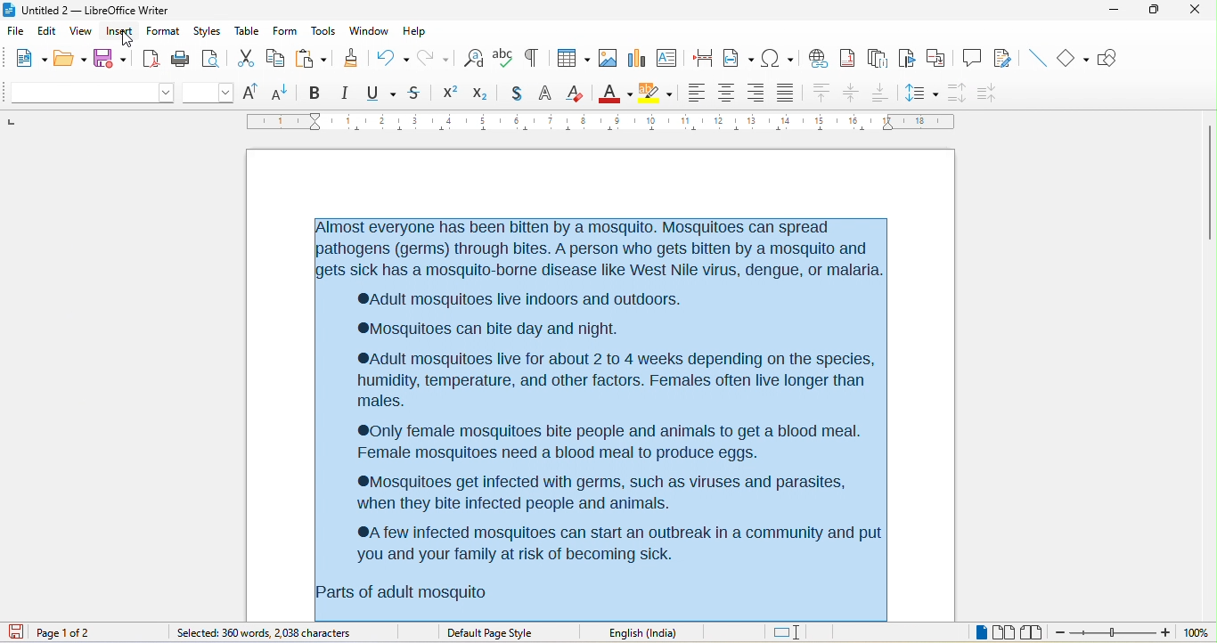 This screenshot has height=643, width=1217. Describe the element at coordinates (1003, 632) in the screenshot. I see `multiple page view` at that location.